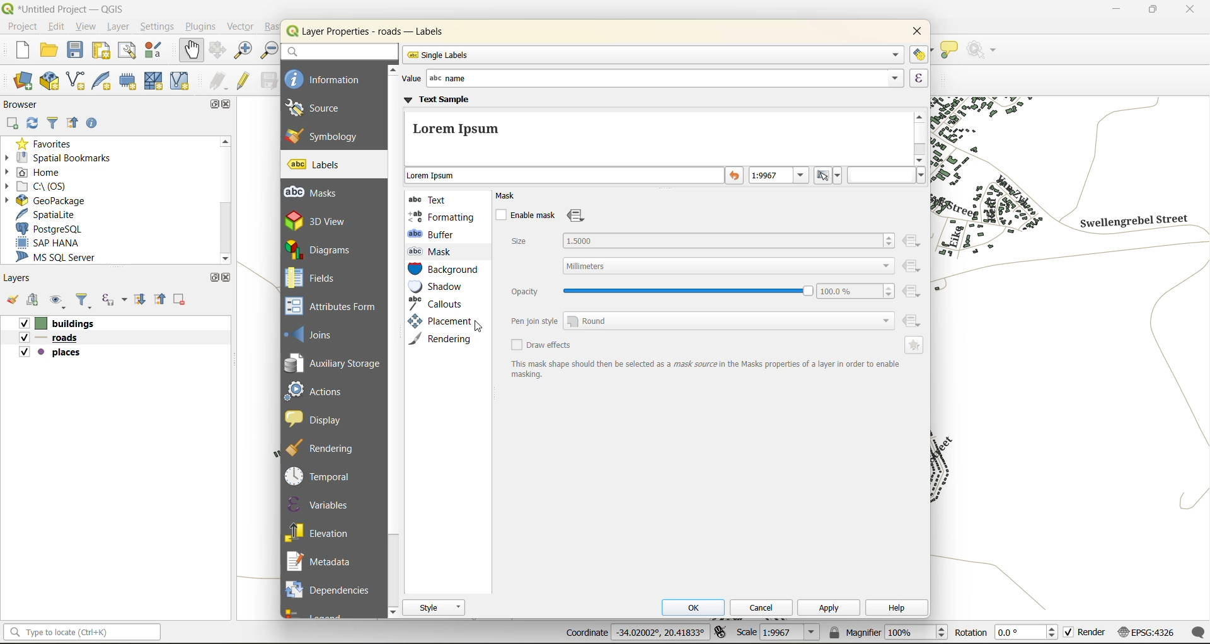  I want to click on new shapefile layer, so click(81, 81).